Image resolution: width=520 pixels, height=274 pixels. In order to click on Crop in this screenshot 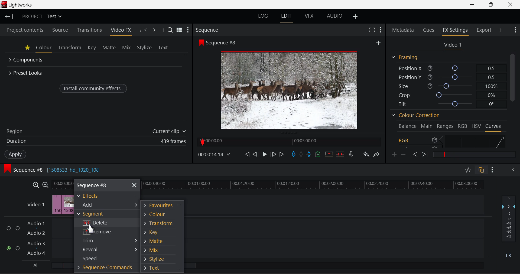, I will do `click(446, 94)`.